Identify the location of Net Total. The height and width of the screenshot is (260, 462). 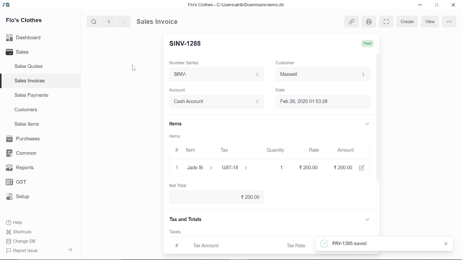
(180, 185).